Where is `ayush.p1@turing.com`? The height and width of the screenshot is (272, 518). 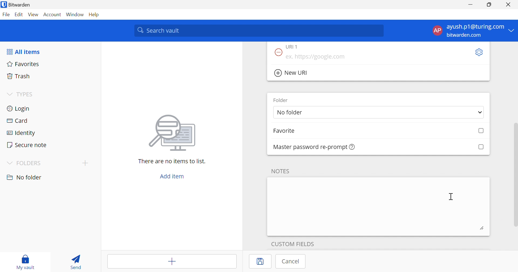 ayush.p1@turing.com is located at coordinates (475, 27).